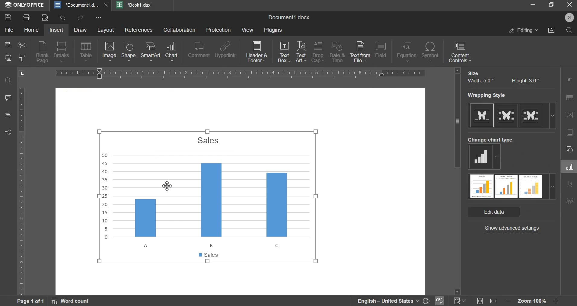  What do you see at coordinates (459, 300) in the screenshot?
I see `numericals` at bounding box center [459, 300].